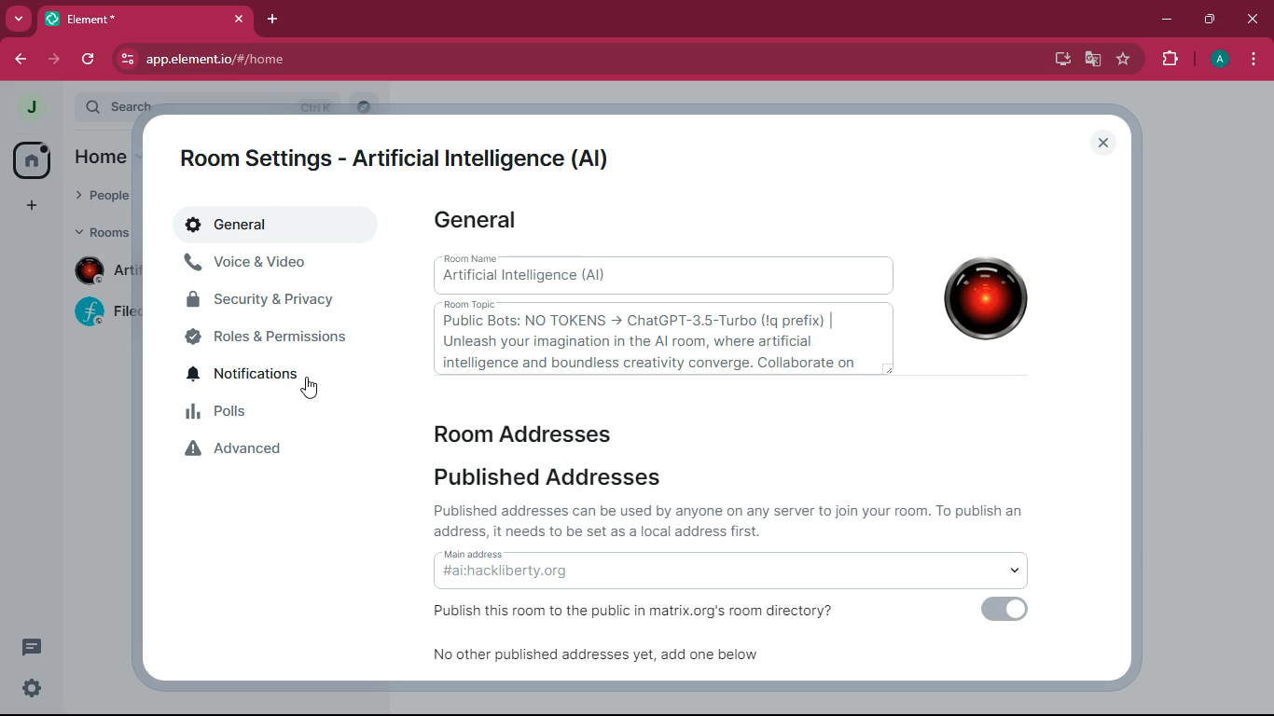  Describe the element at coordinates (275, 375) in the screenshot. I see `notifications` at that location.